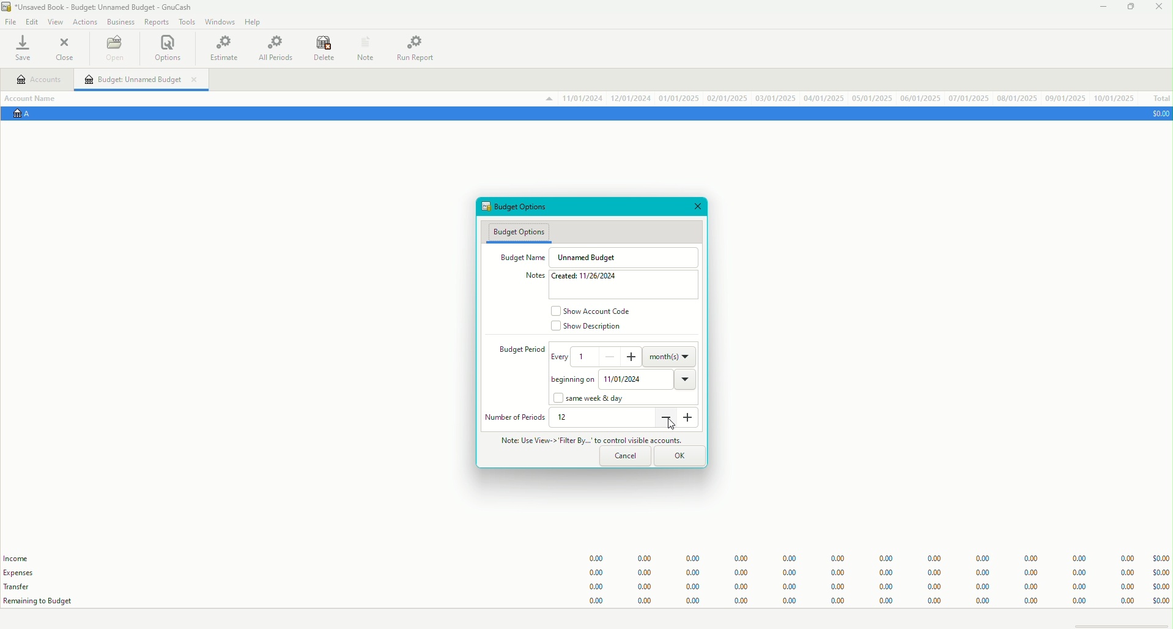  I want to click on Budget Options, so click(522, 207).